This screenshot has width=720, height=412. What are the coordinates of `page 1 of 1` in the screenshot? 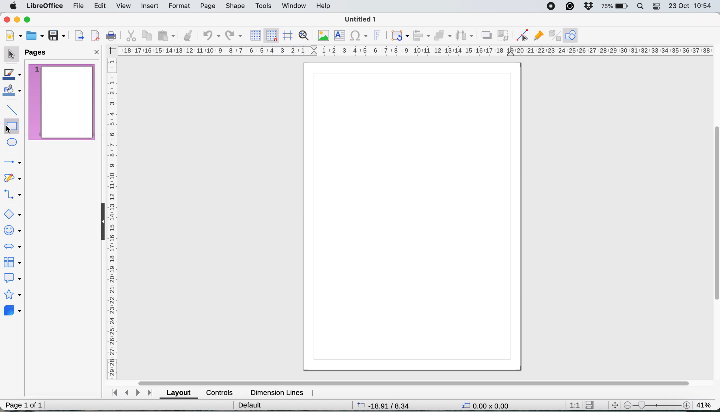 It's located at (23, 405).